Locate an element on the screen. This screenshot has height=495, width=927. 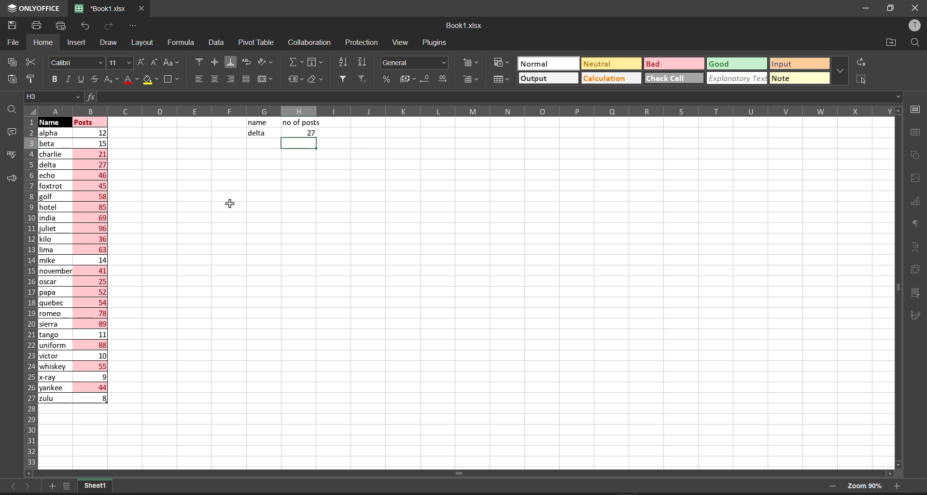
draw is located at coordinates (107, 42).